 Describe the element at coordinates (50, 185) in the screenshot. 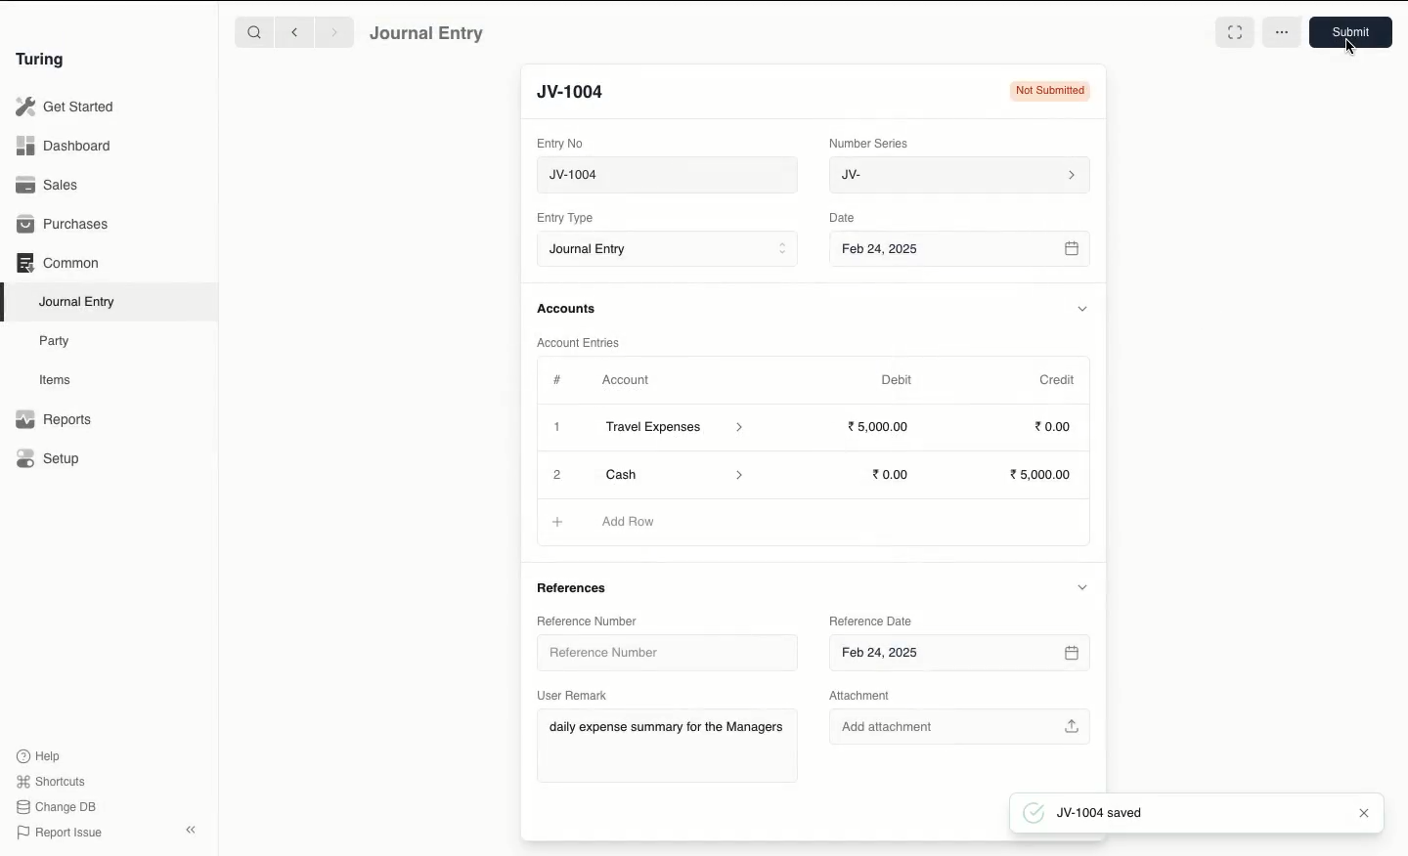

I see `Sales` at that location.